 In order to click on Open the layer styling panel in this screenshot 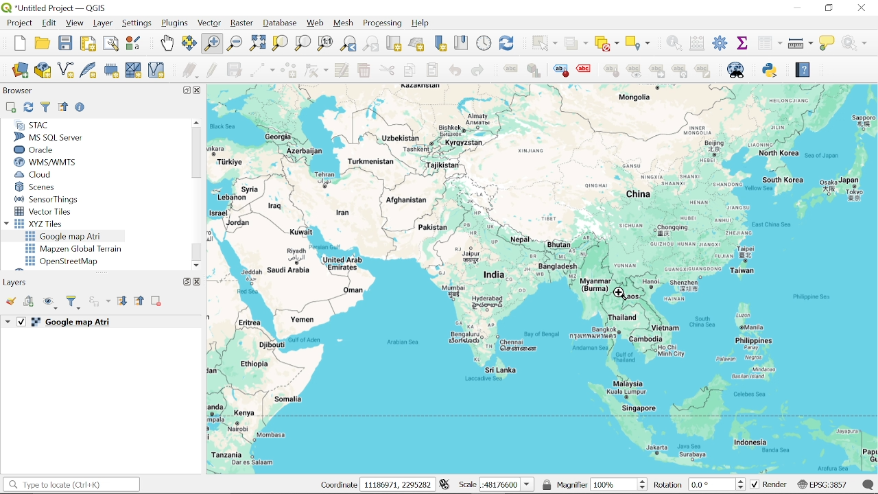, I will do `click(12, 302)`.